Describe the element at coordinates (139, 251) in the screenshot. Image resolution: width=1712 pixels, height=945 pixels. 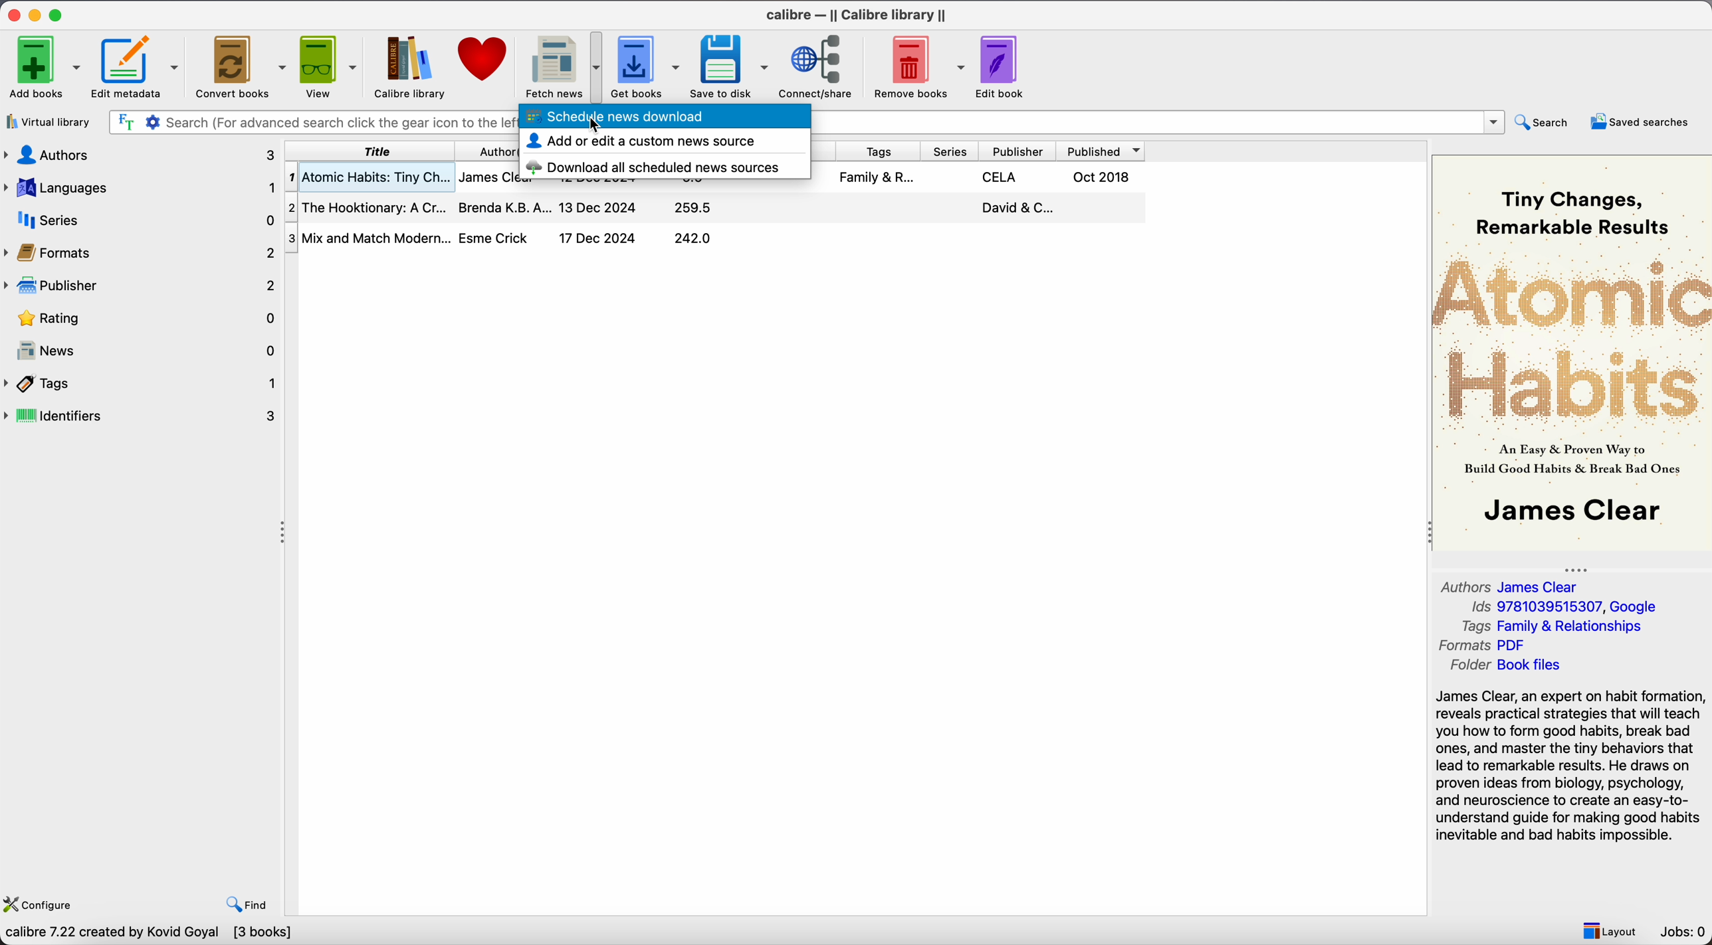
I see `formats` at that location.